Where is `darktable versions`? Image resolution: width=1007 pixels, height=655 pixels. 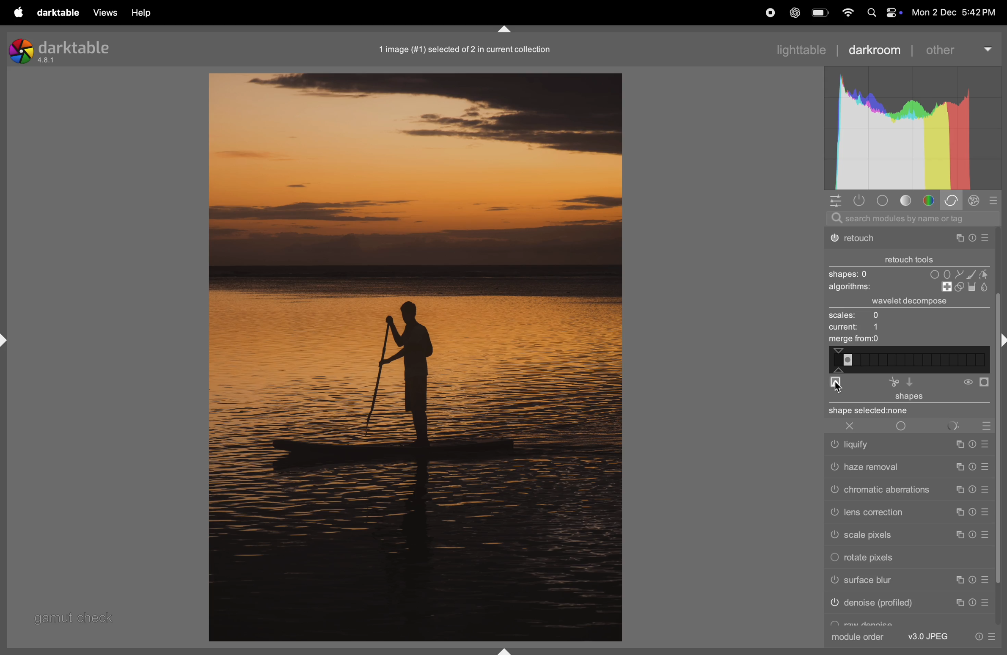
darktable versions is located at coordinates (63, 50).